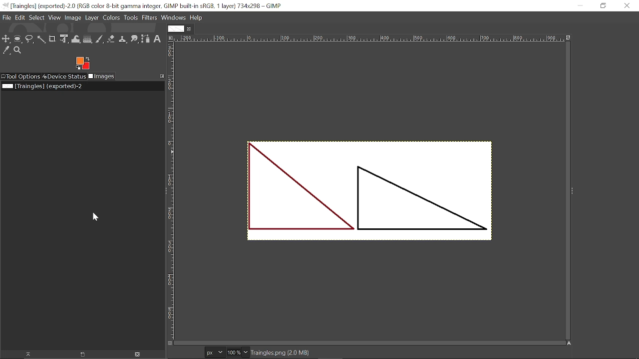  I want to click on Move tool, so click(6, 40).